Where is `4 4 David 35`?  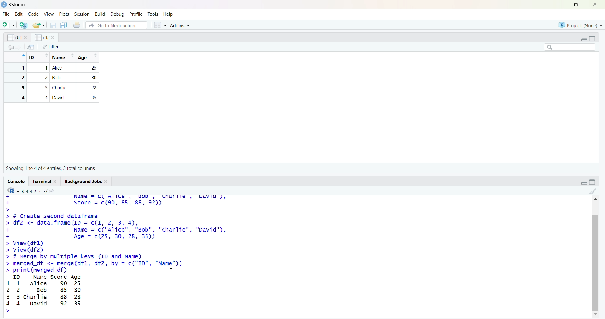 4 4 David 35 is located at coordinates (54, 98).